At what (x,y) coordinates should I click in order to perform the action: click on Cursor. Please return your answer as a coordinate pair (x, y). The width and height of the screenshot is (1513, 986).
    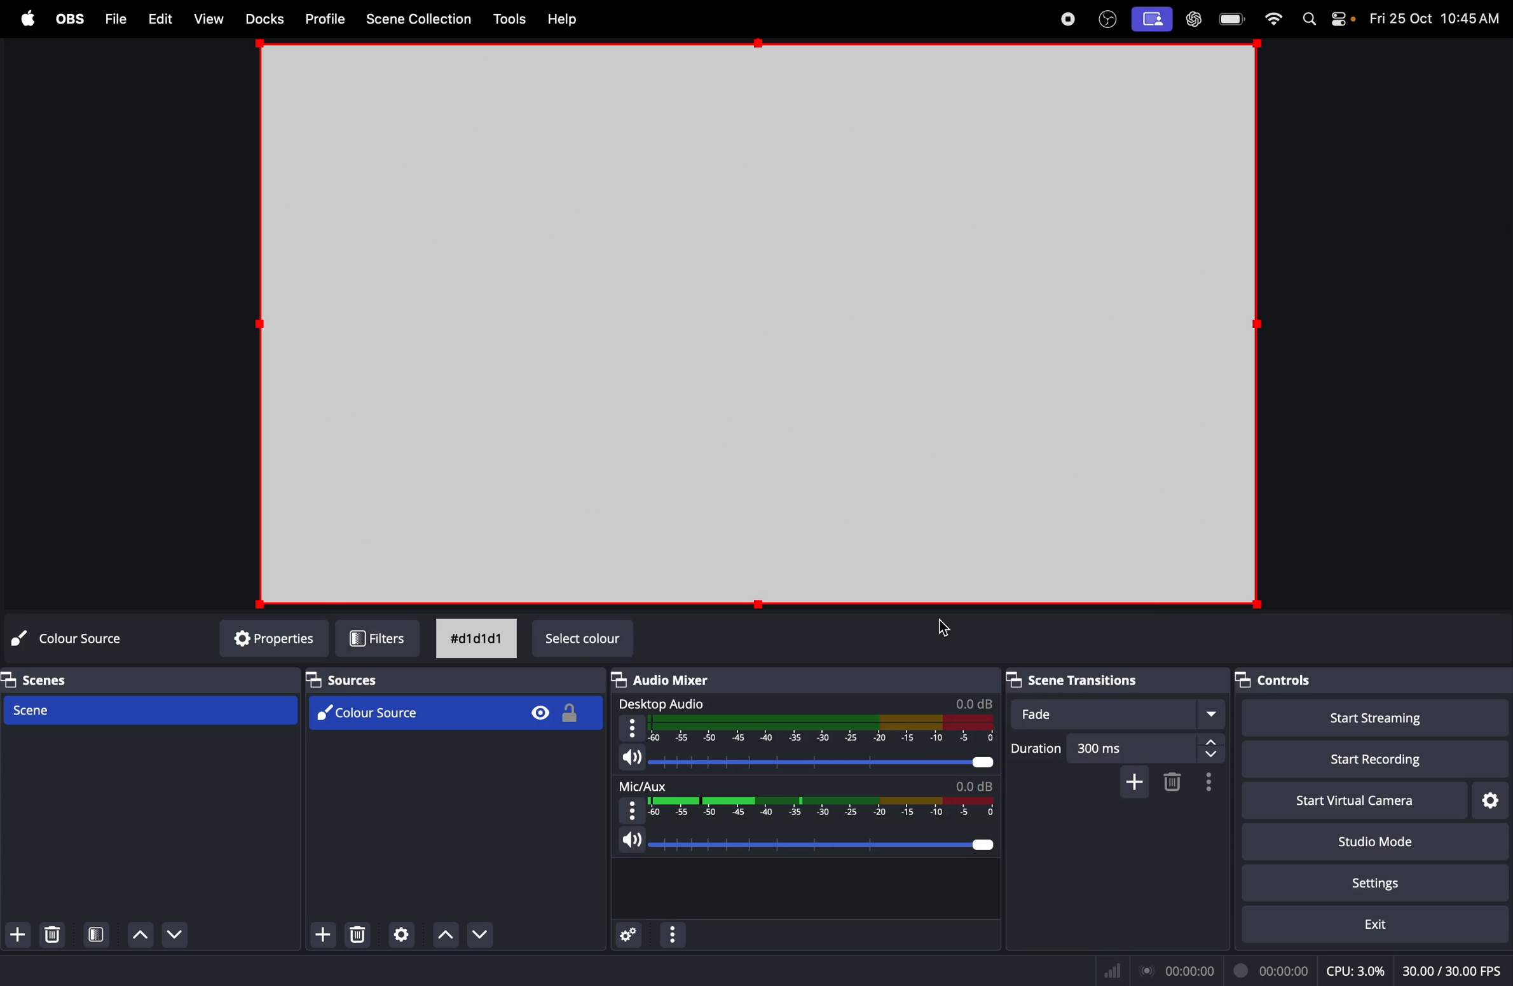
    Looking at the image, I should click on (943, 627).